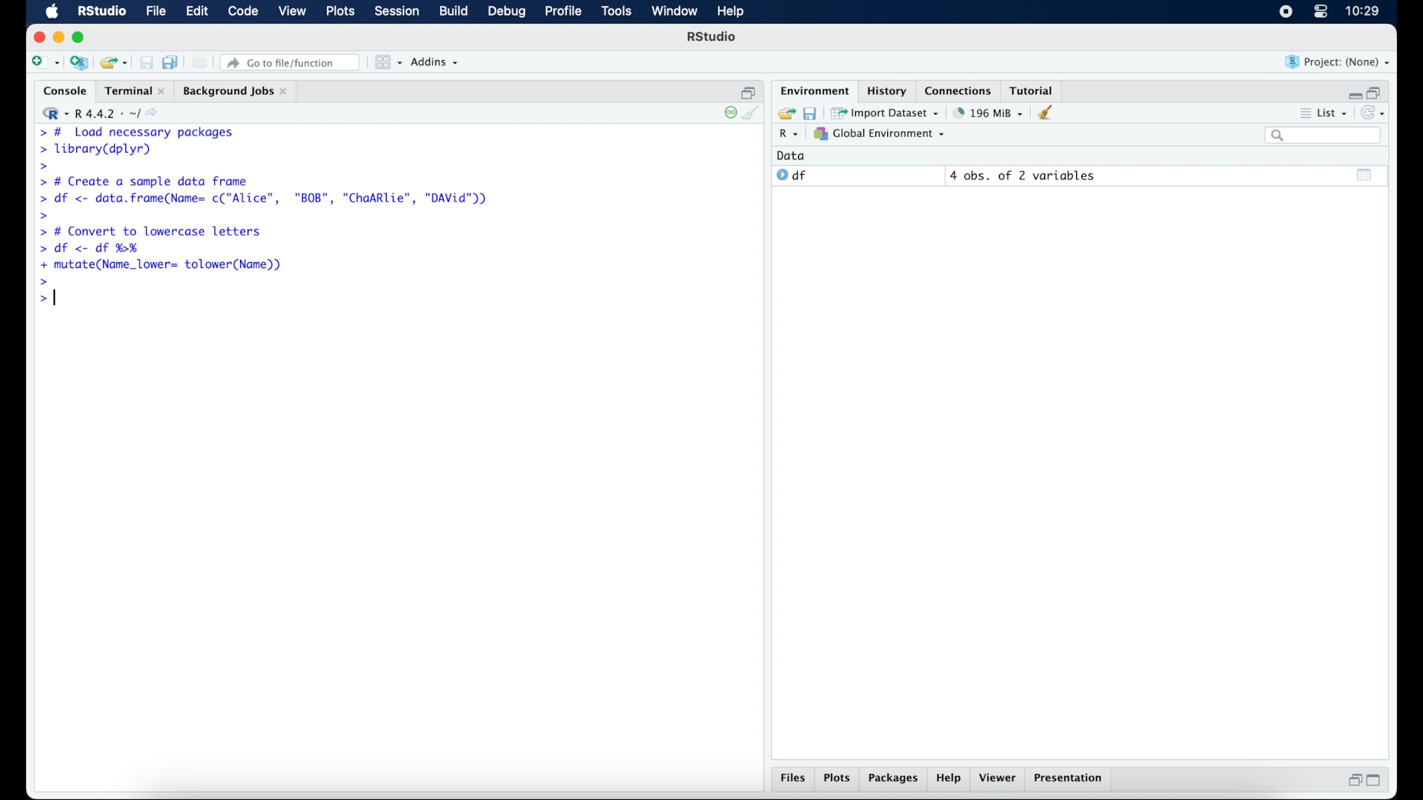  Describe the element at coordinates (291, 62) in the screenshot. I see `go to file/function` at that location.